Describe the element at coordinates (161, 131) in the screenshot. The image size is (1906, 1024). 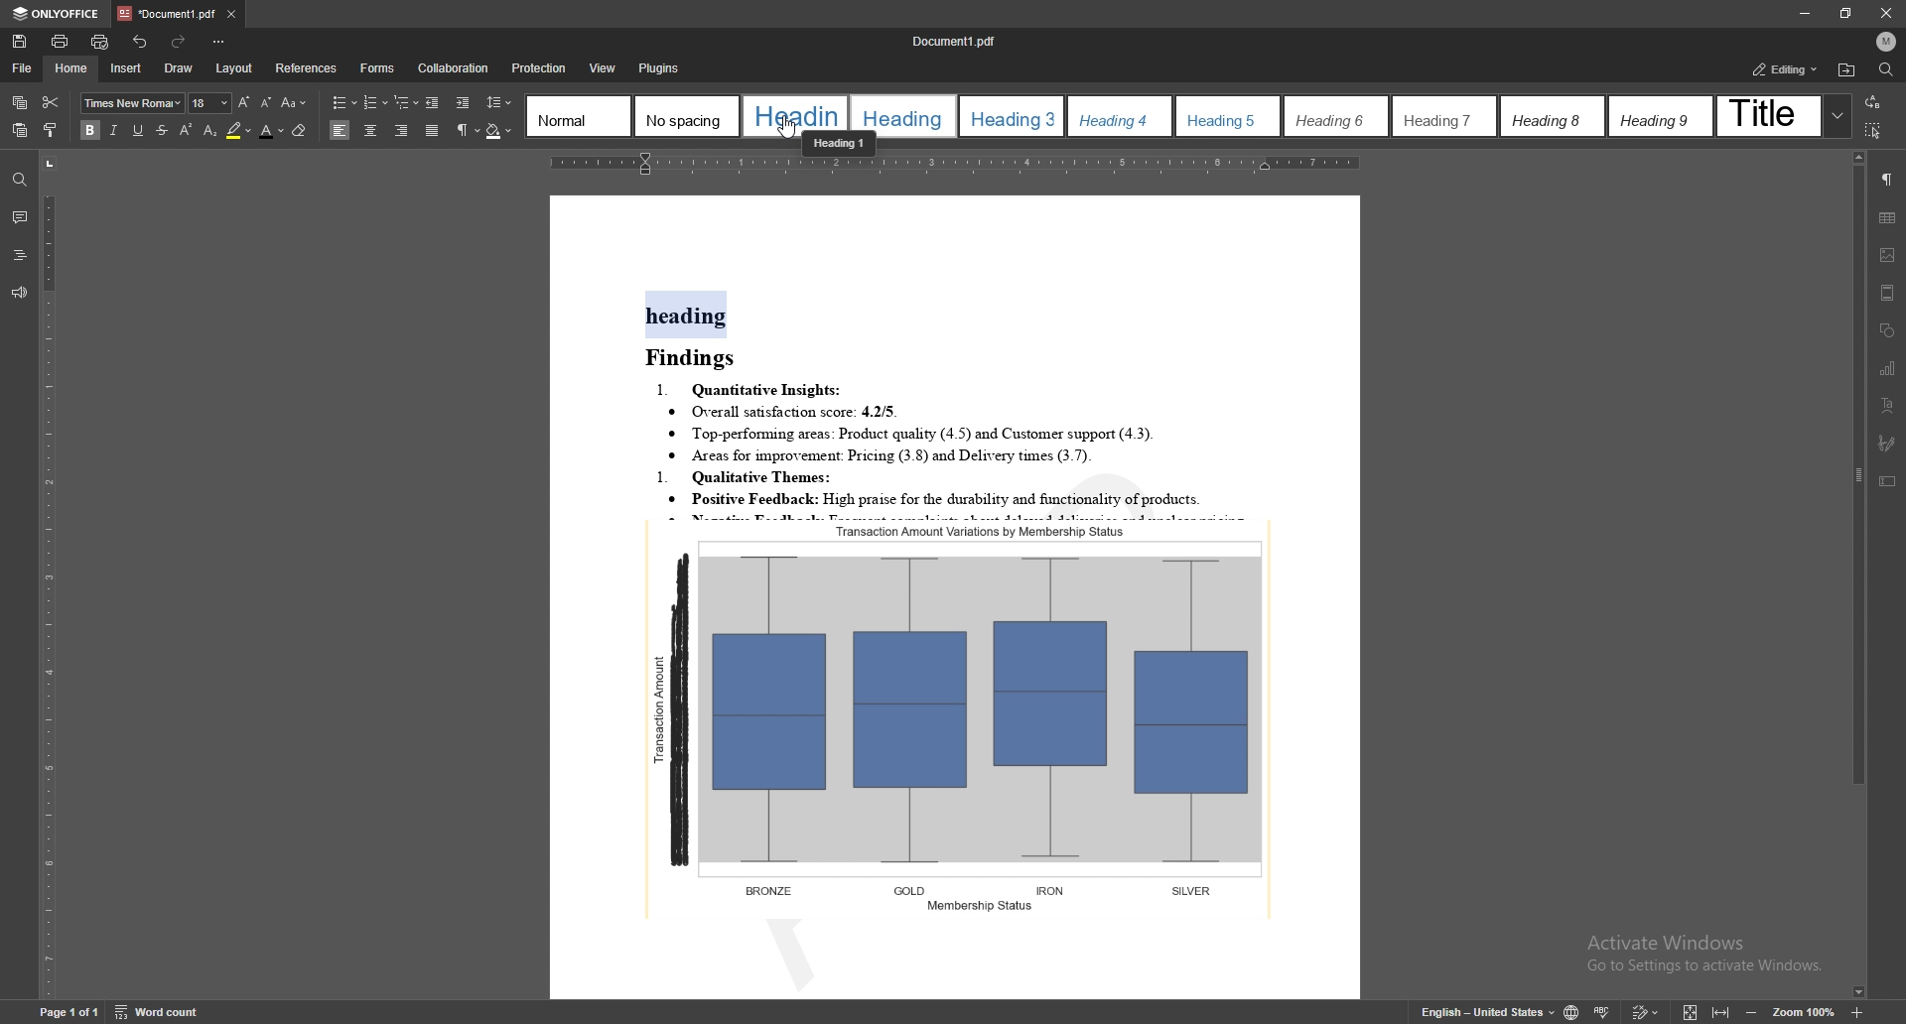
I see `strikethrough` at that location.